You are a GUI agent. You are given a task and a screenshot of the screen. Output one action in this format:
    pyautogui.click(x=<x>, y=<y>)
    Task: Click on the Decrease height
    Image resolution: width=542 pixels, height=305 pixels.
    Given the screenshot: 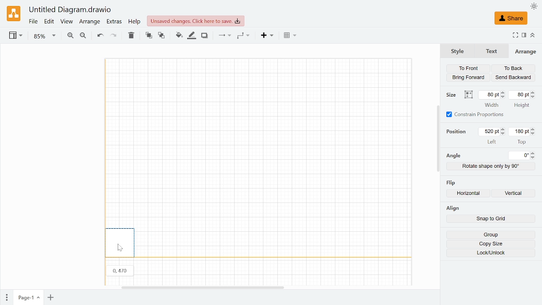 What is the action you would take?
    pyautogui.click(x=534, y=97)
    